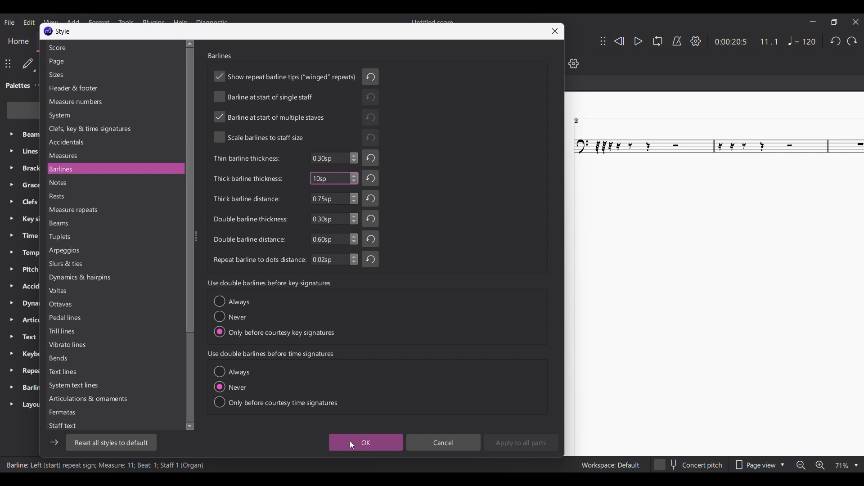 Image resolution: width=864 pixels, height=486 pixels. Describe the element at coordinates (269, 283) in the screenshot. I see `Section title` at that location.